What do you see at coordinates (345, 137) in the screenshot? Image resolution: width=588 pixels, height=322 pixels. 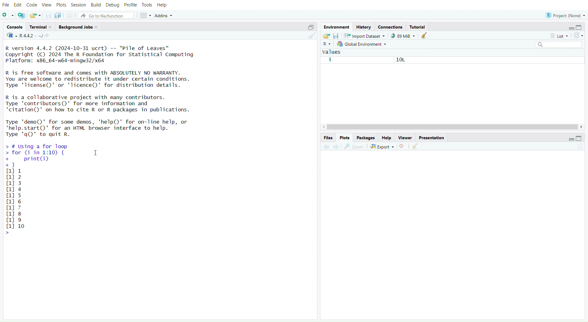 I see `plots` at bounding box center [345, 137].